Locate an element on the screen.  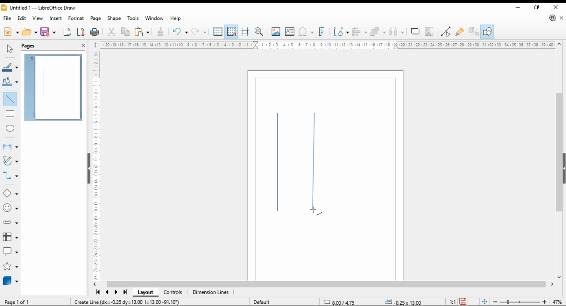
minimize is located at coordinates (518, 8).